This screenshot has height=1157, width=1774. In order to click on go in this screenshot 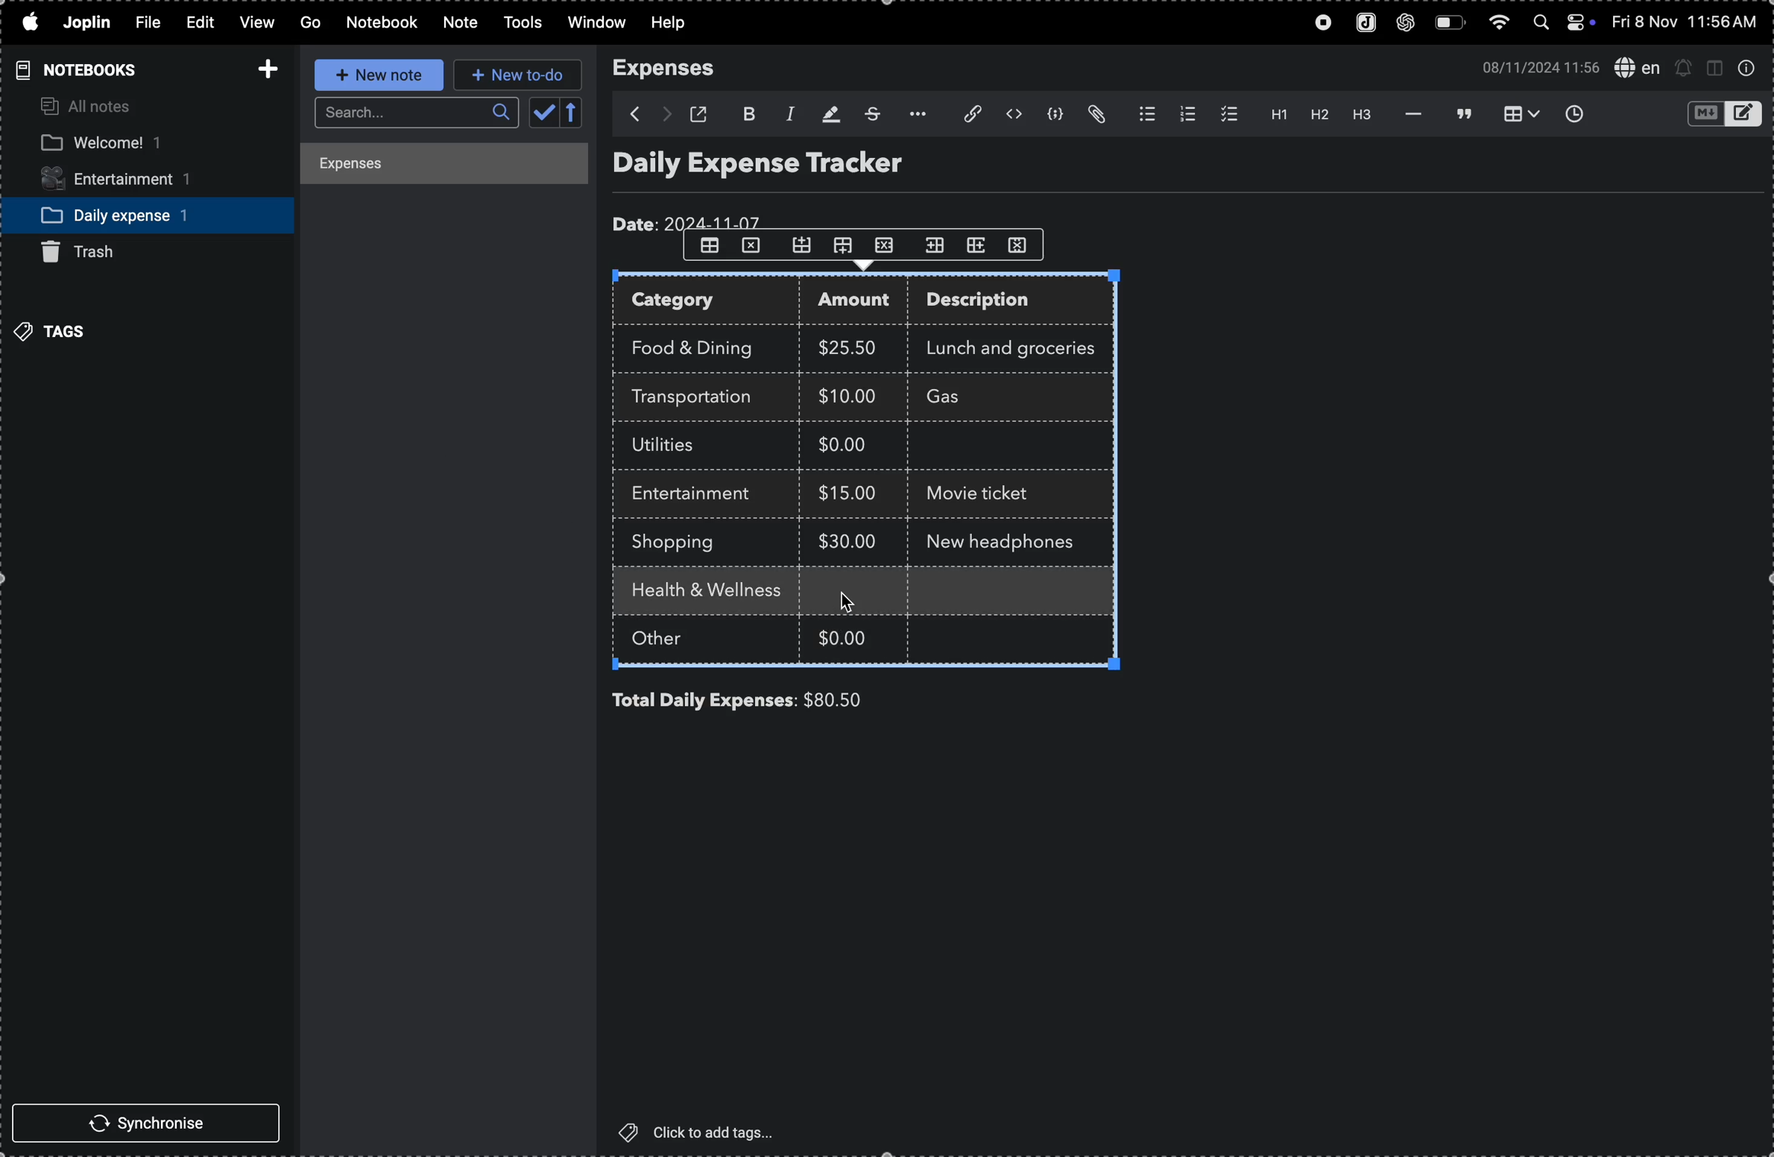, I will do `click(309, 23)`.